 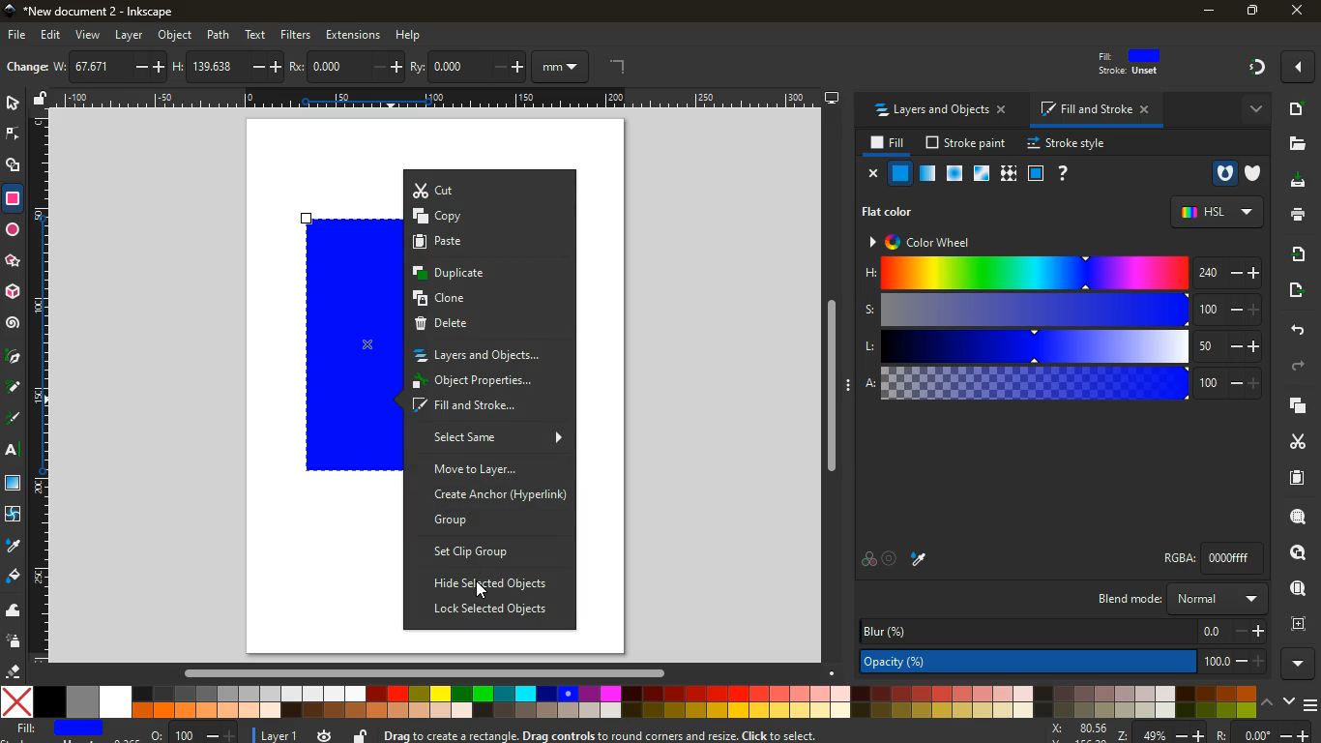 I want to click on window, so click(x=15, y=485).